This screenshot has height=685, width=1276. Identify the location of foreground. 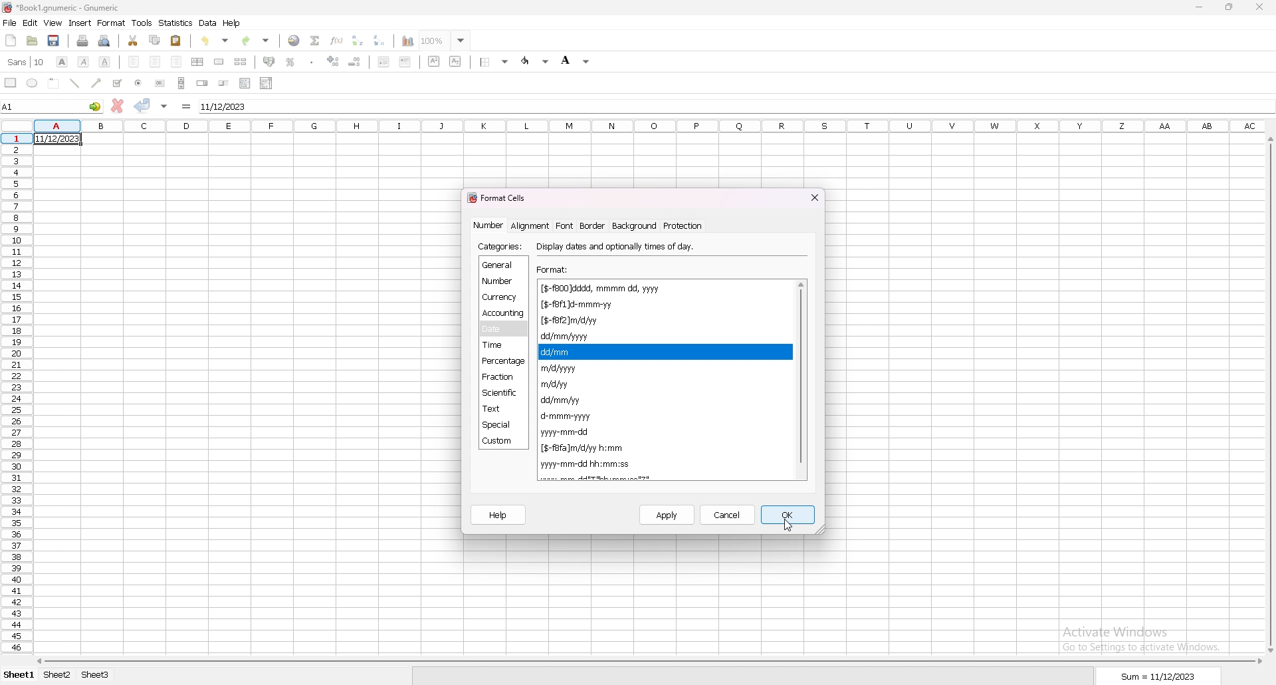
(536, 61).